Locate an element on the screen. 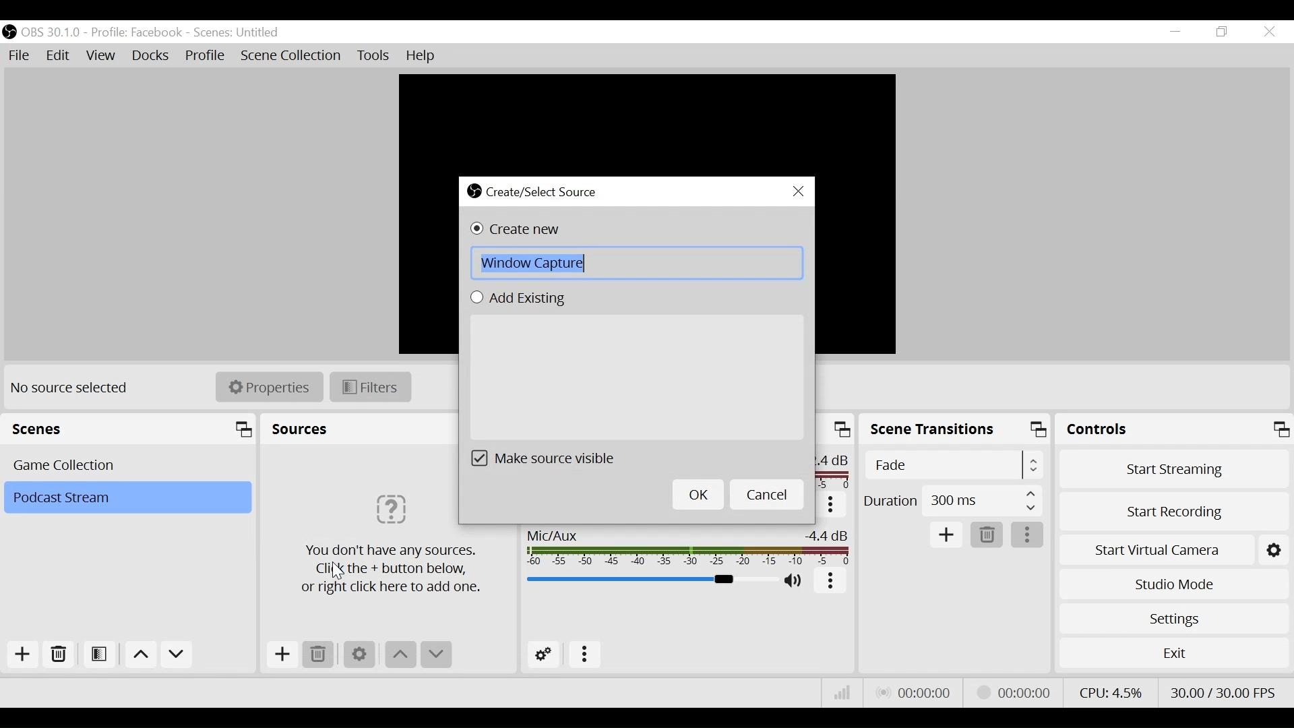  Select Duration is located at coordinates (952, 500).